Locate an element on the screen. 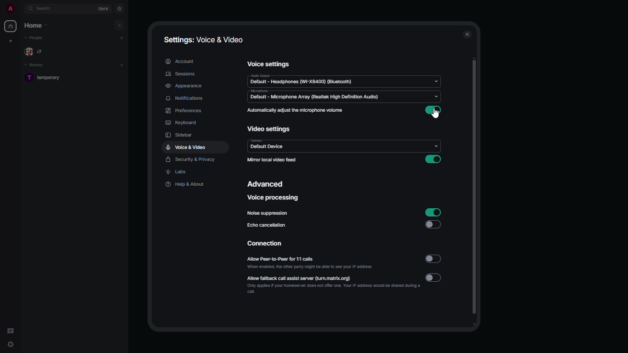  help & about is located at coordinates (187, 185).